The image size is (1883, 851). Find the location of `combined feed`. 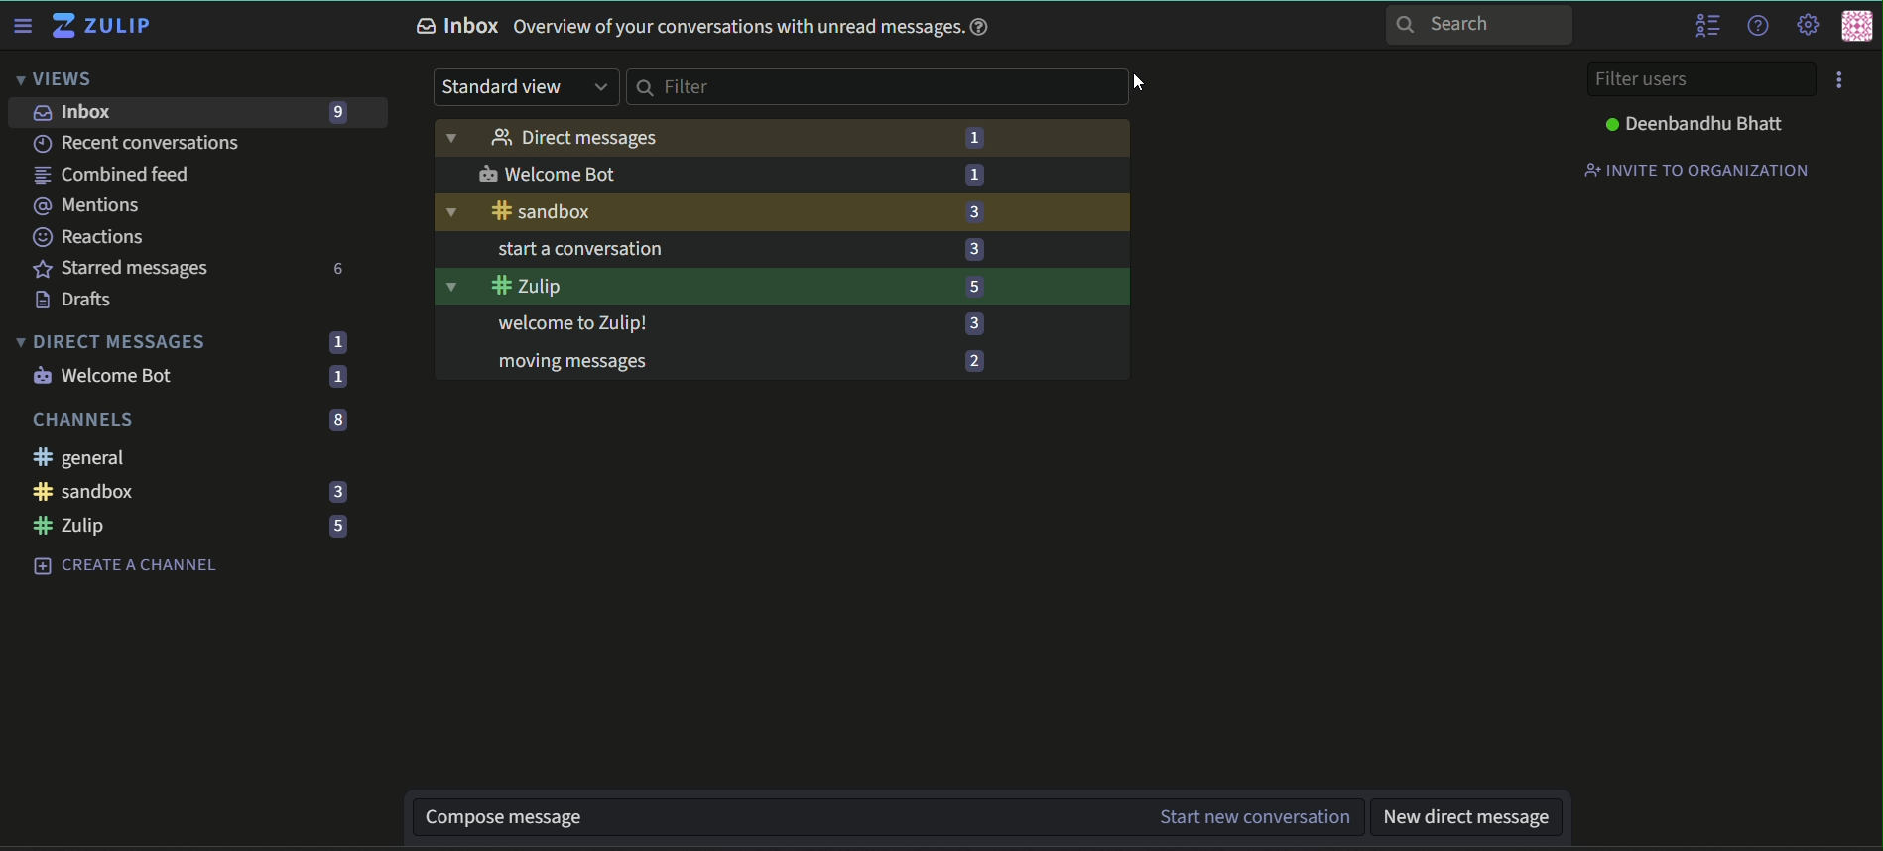

combined feed is located at coordinates (112, 175).